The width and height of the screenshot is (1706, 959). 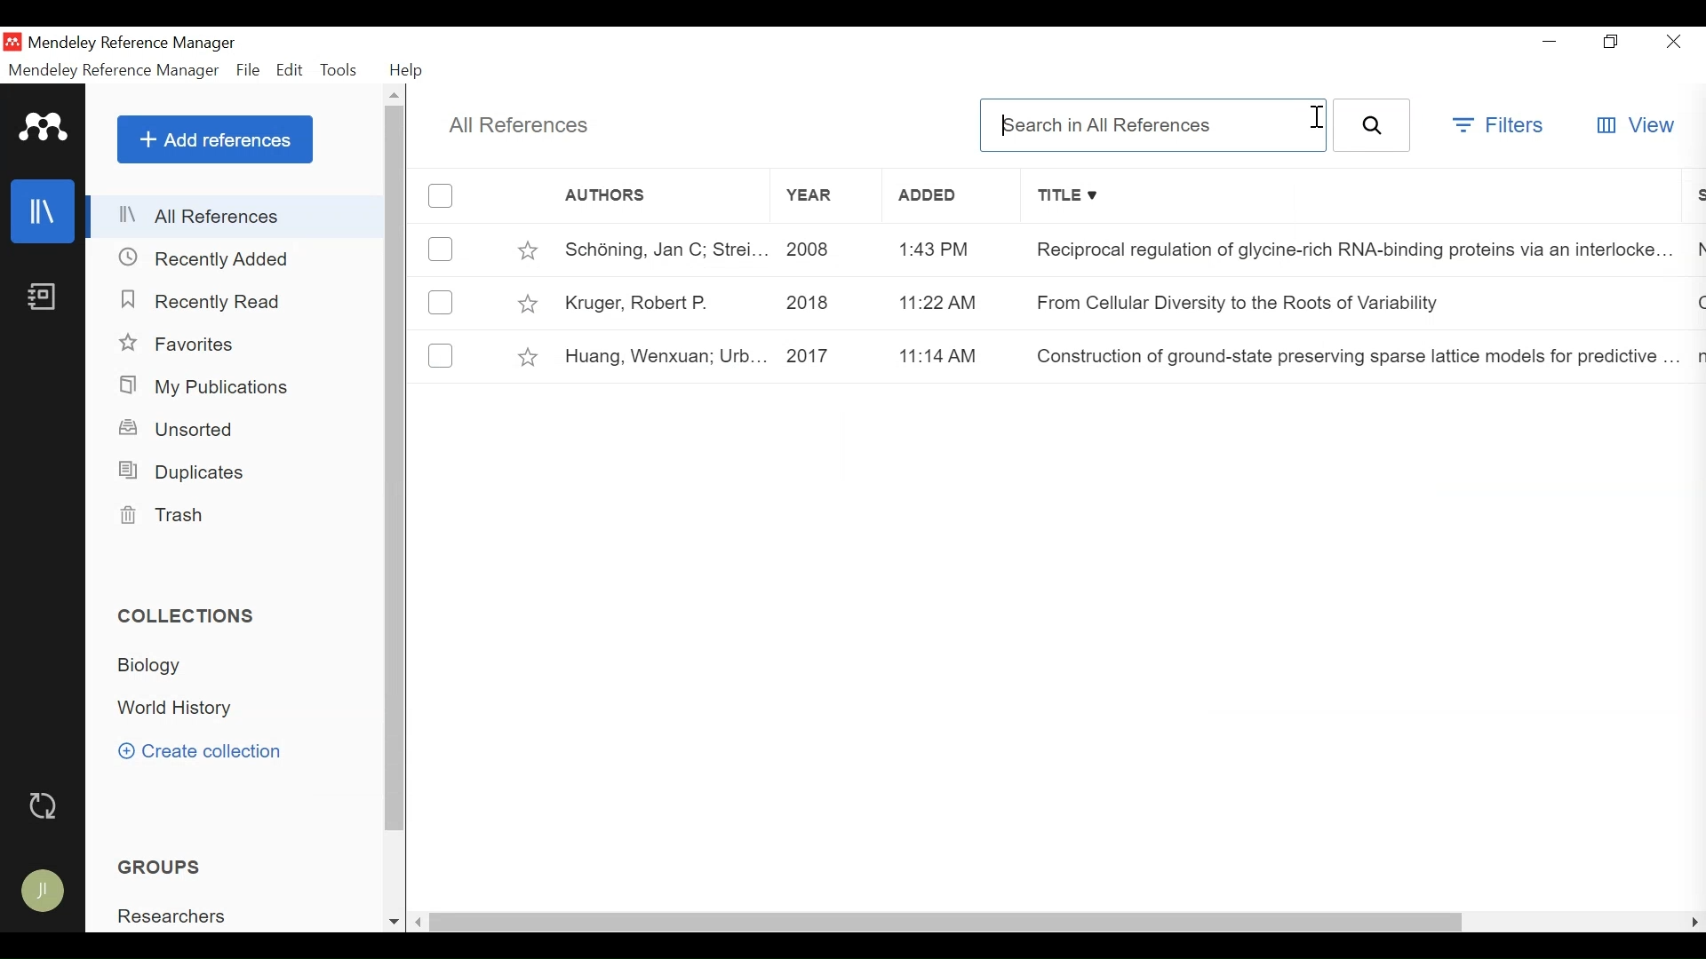 I want to click on Insertion cursor, so click(x=1314, y=119).